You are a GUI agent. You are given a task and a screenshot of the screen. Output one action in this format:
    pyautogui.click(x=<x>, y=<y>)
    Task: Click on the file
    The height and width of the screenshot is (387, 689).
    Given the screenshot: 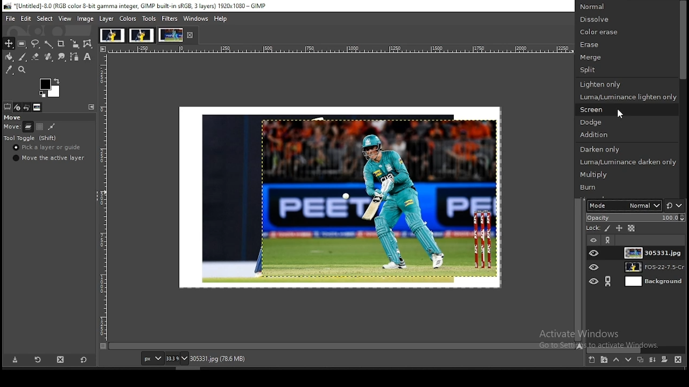 What is the action you would take?
    pyautogui.click(x=8, y=19)
    